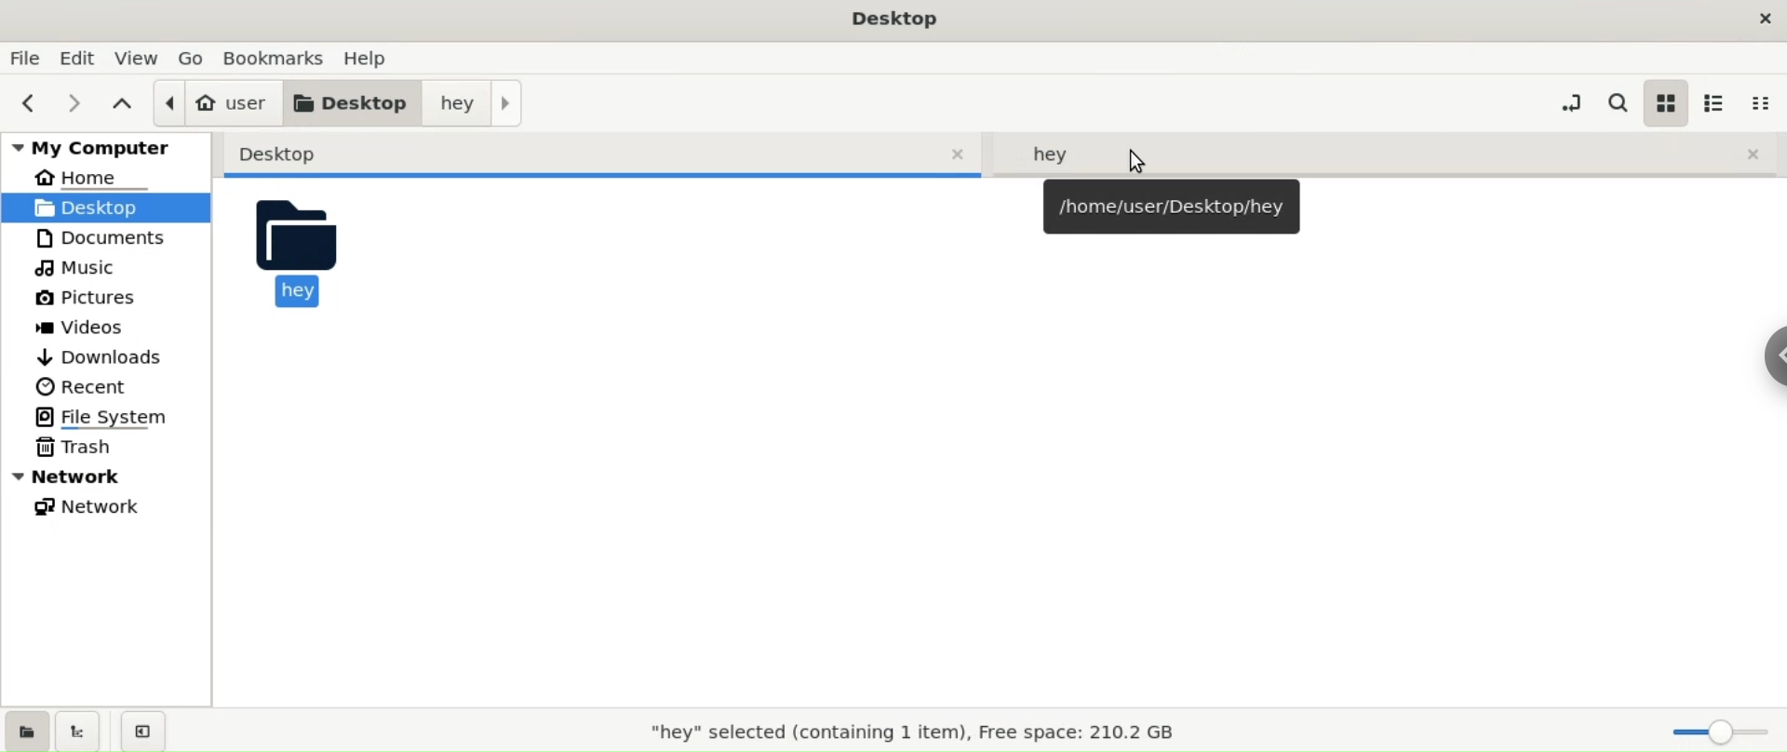  I want to click on desktop, so click(355, 102).